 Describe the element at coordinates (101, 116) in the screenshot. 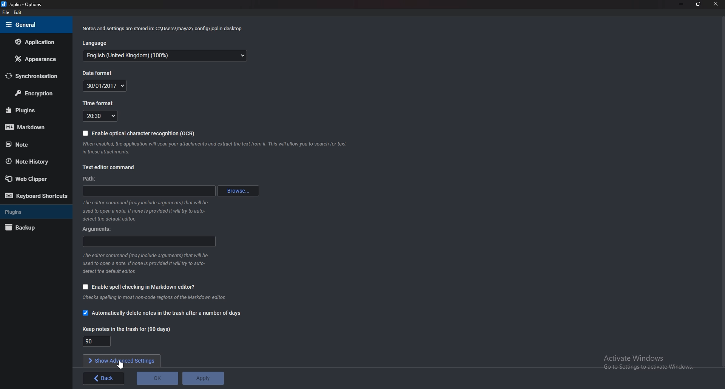

I see `Time format` at that location.